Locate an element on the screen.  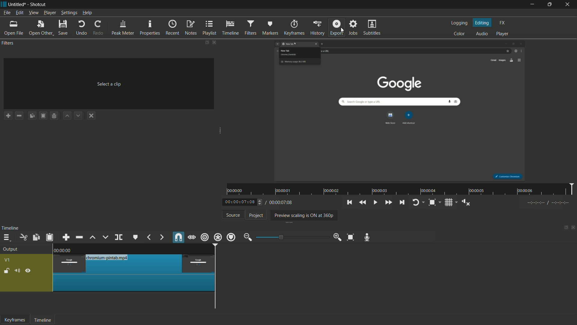
undo is located at coordinates (82, 28).